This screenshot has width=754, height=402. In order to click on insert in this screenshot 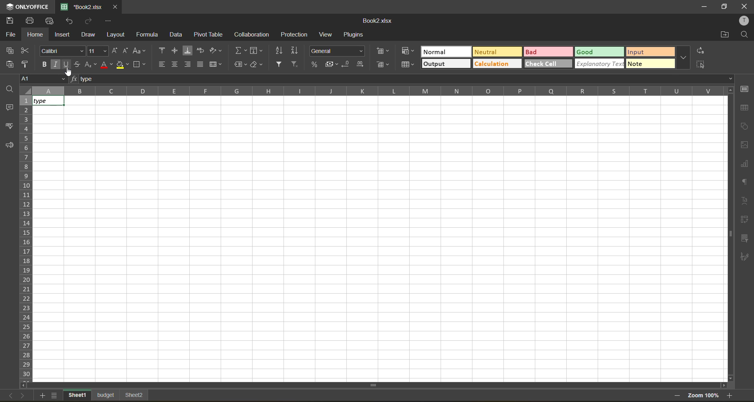, I will do `click(64, 35)`.